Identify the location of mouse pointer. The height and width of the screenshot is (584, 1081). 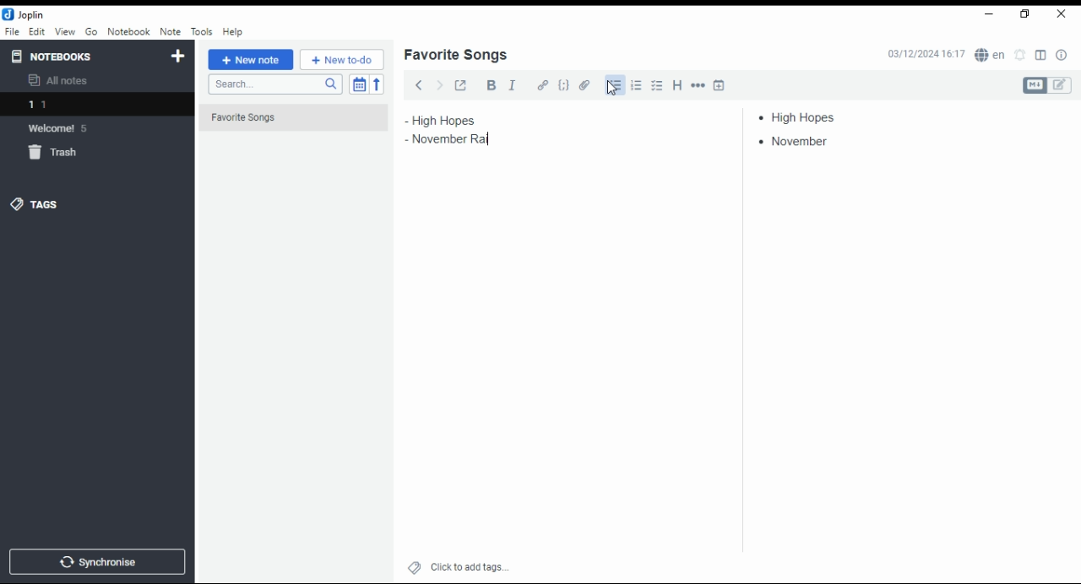
(612, 88).